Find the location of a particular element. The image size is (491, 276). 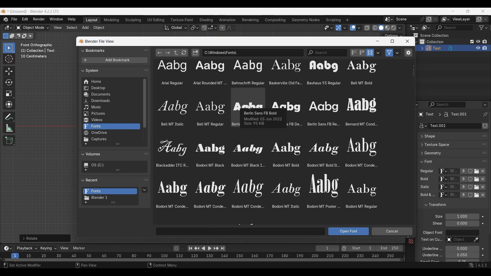

Description of selected font is located at coordinates (263, 118).